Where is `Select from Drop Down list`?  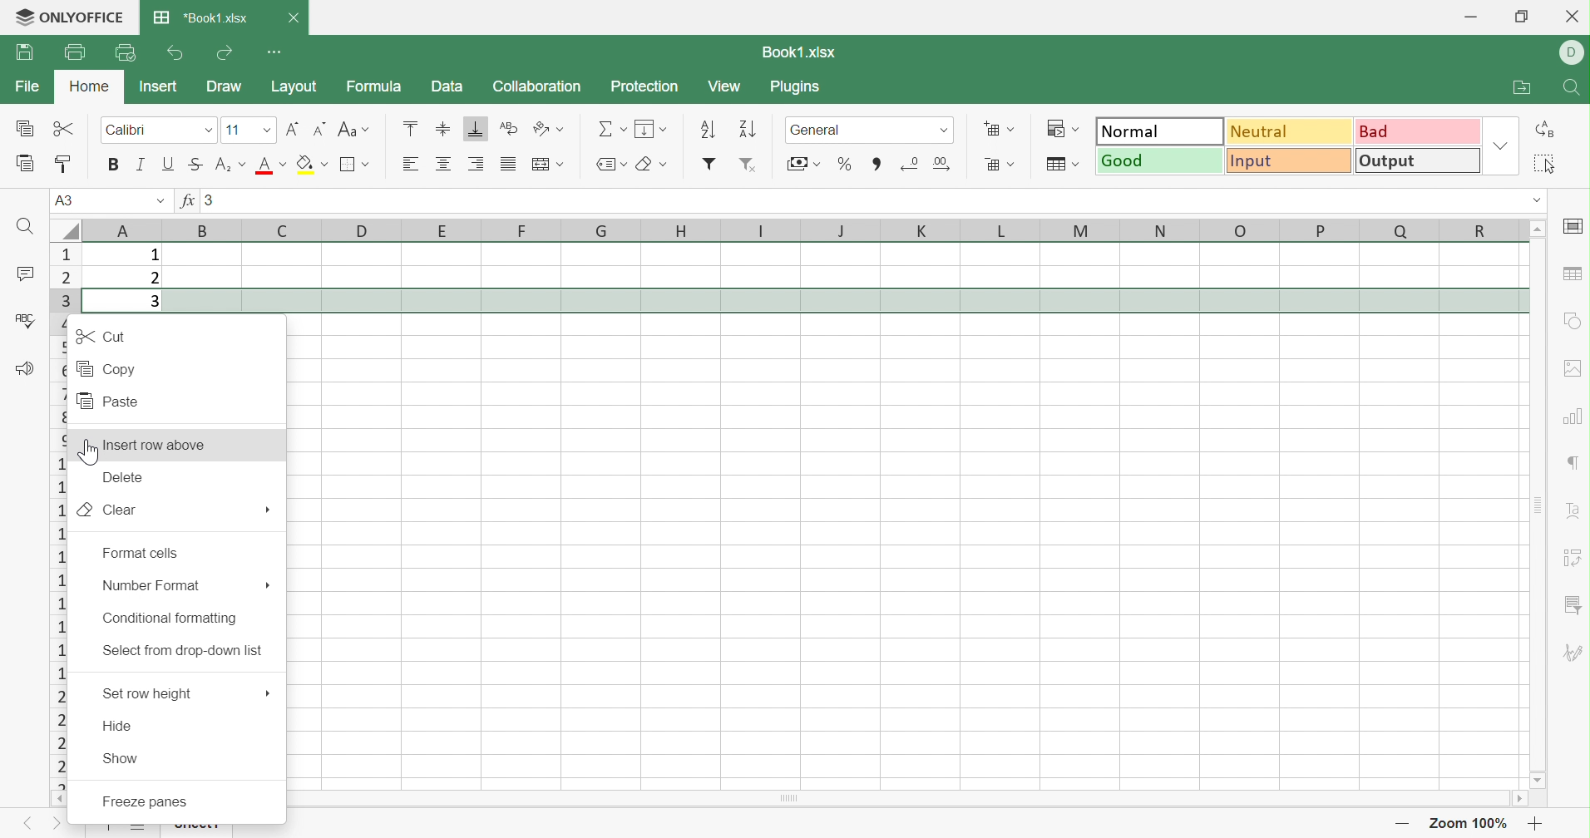
Select from Drop Down list is located at coordinates (182, 649).